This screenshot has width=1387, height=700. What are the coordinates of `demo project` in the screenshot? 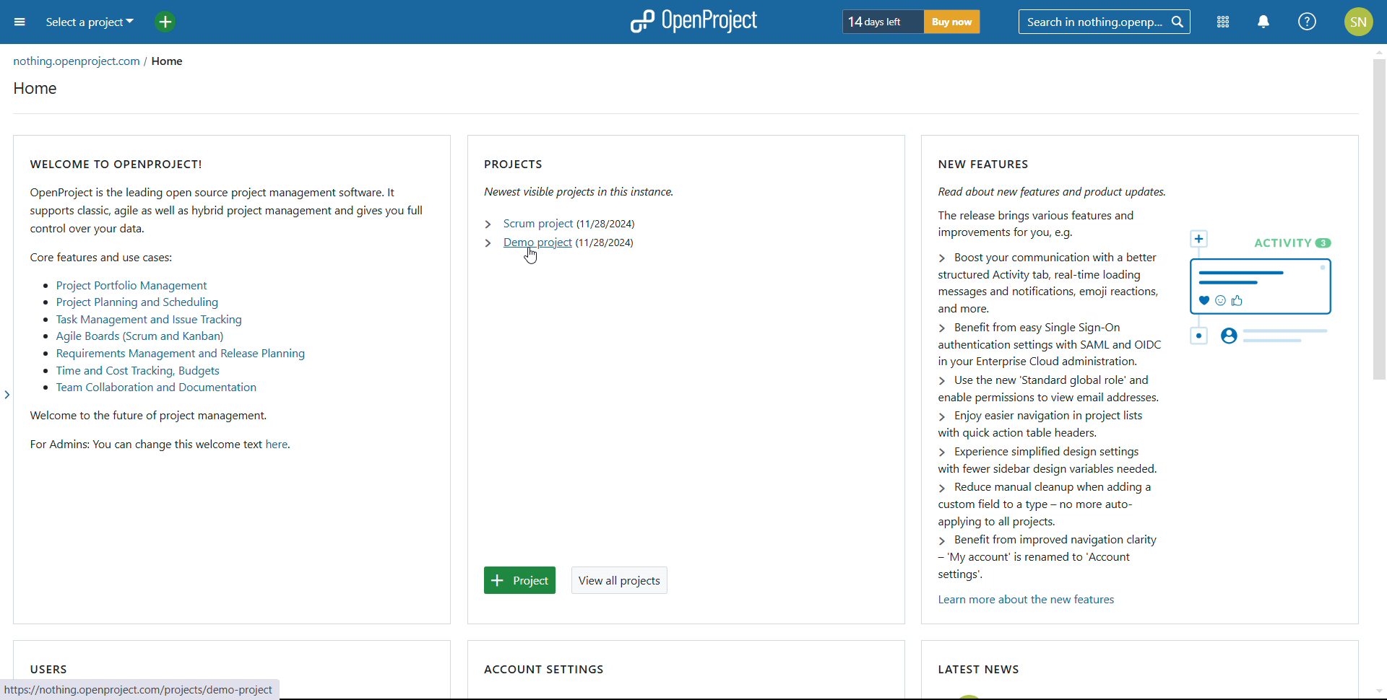 It's located at (537, 243).